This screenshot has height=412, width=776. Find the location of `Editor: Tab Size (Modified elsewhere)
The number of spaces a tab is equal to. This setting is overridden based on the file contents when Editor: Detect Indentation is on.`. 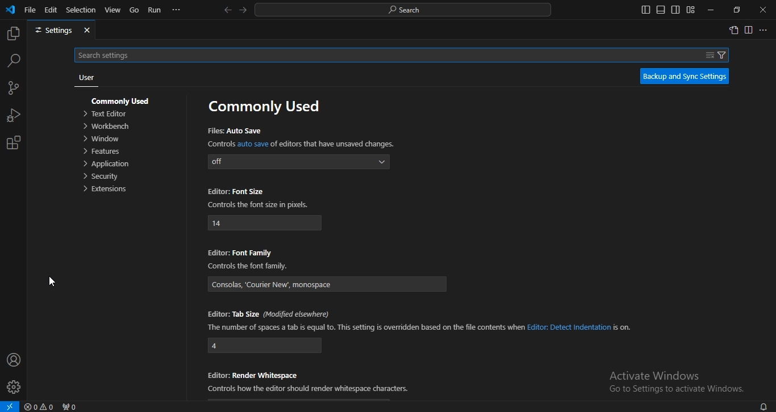

Editor: Tab Size (Modified elsewhere)
The number of spaces a tab is equal to. This setting is overridden based on the file contents when Editor: Detect Indentation is on. is located at coordinates (424, 320).